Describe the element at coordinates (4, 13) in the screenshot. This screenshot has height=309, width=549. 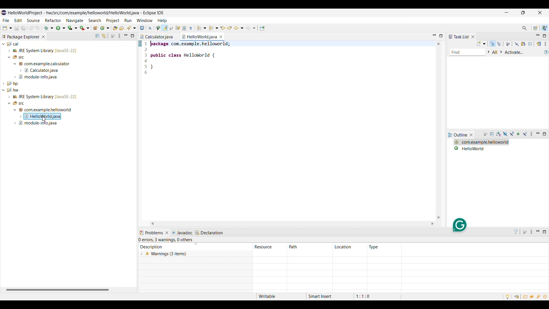
I see `Software logo` at that location.